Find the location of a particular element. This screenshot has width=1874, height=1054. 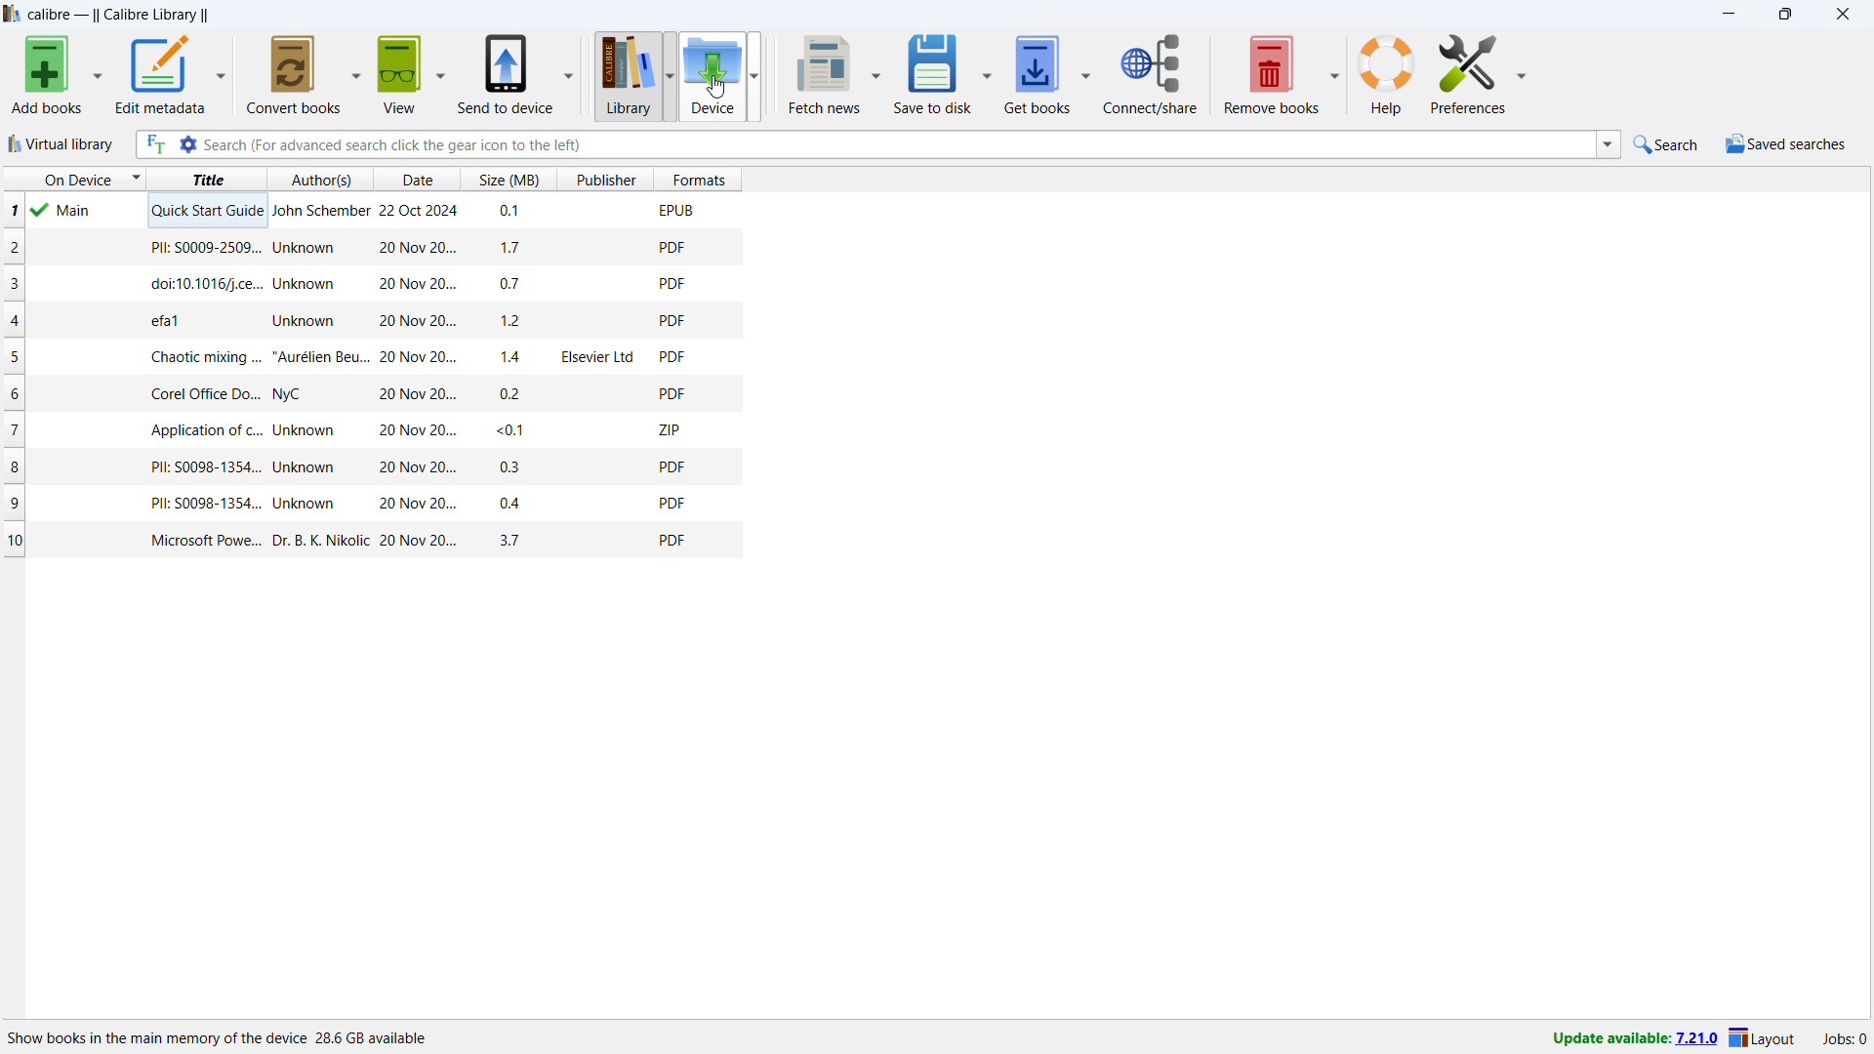

one book entry is located at coordinates (372, 505).